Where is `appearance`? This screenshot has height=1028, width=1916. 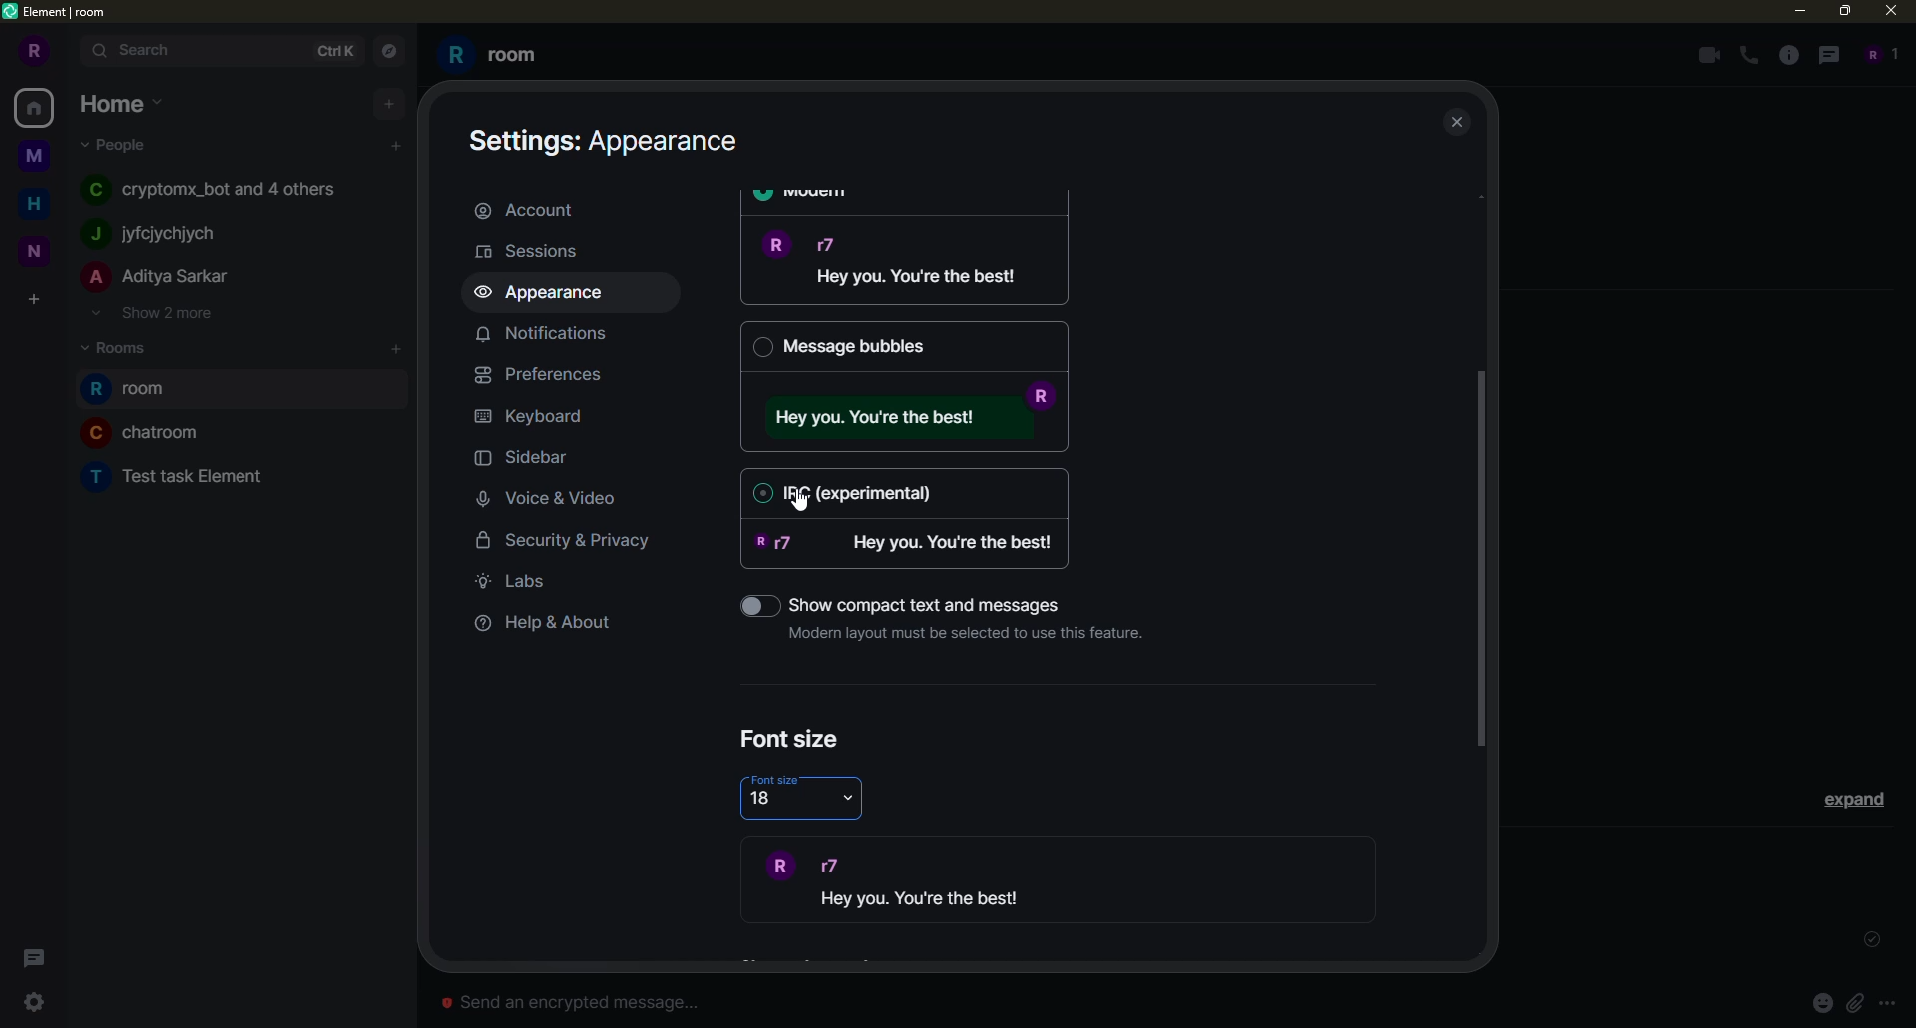
appearance is located at coordinates (542, 290).